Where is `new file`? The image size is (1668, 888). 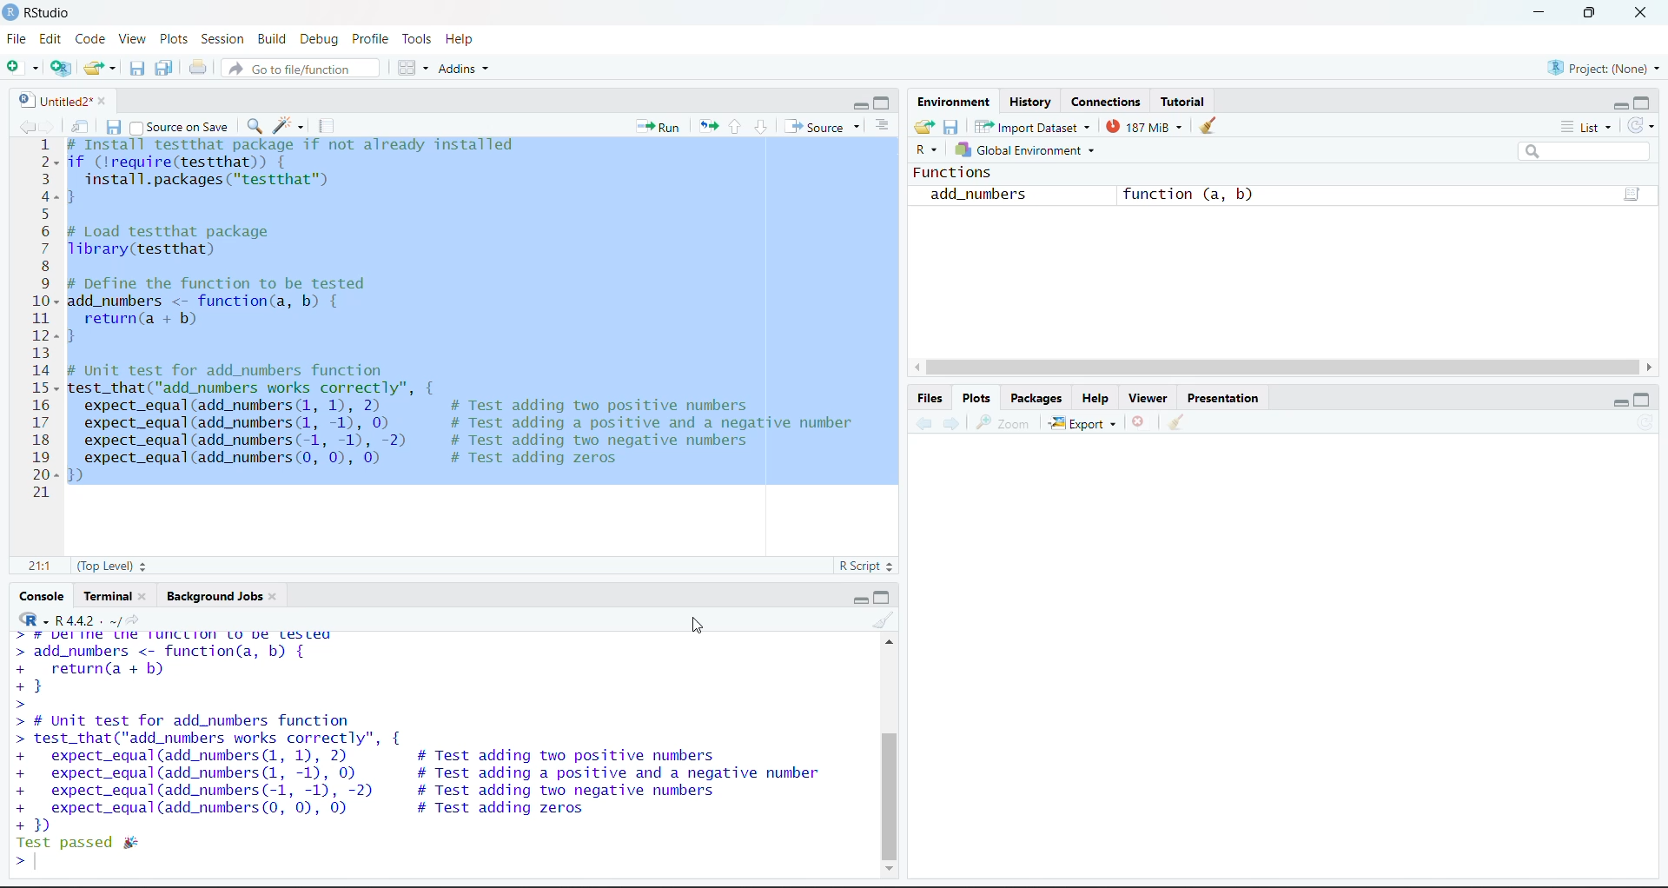 new file is located at coordinates (22, 67).